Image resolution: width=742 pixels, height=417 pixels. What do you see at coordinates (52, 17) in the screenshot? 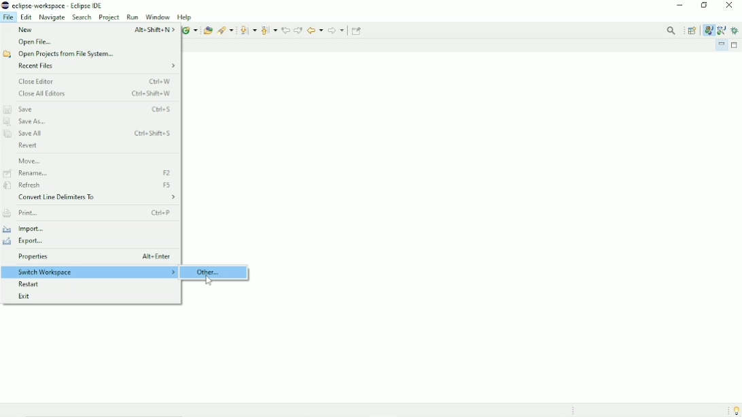
I see `Navigate` at bounding box center [52, 17].